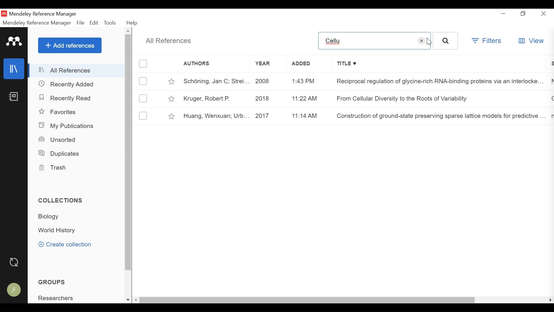  I want to click on Help, so click(132, 23).